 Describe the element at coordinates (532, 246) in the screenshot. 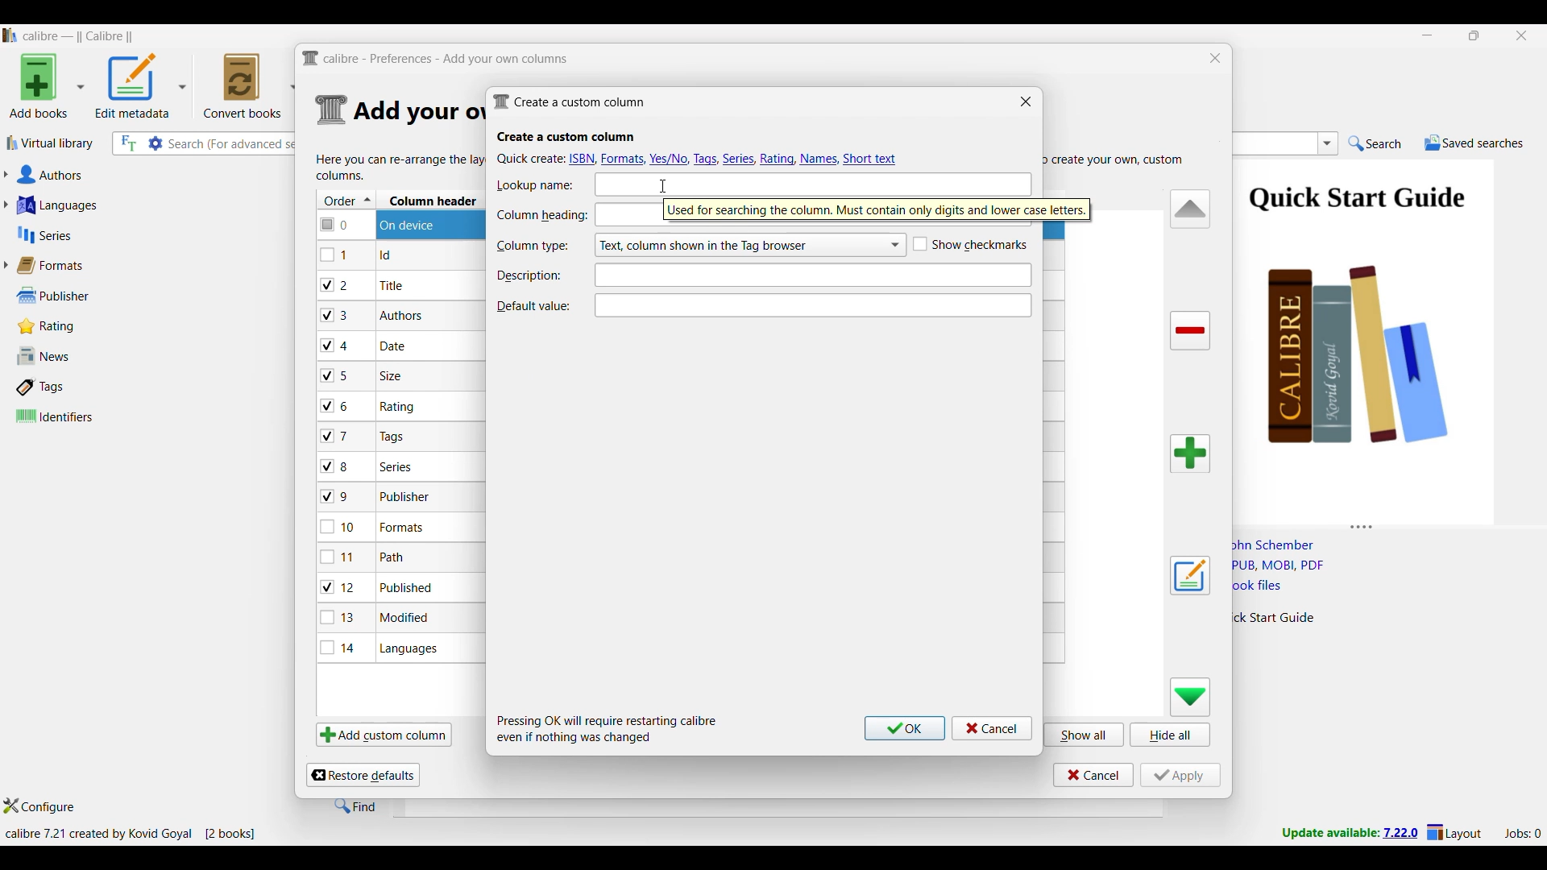

I see `Indicates Column type text box` at that location.